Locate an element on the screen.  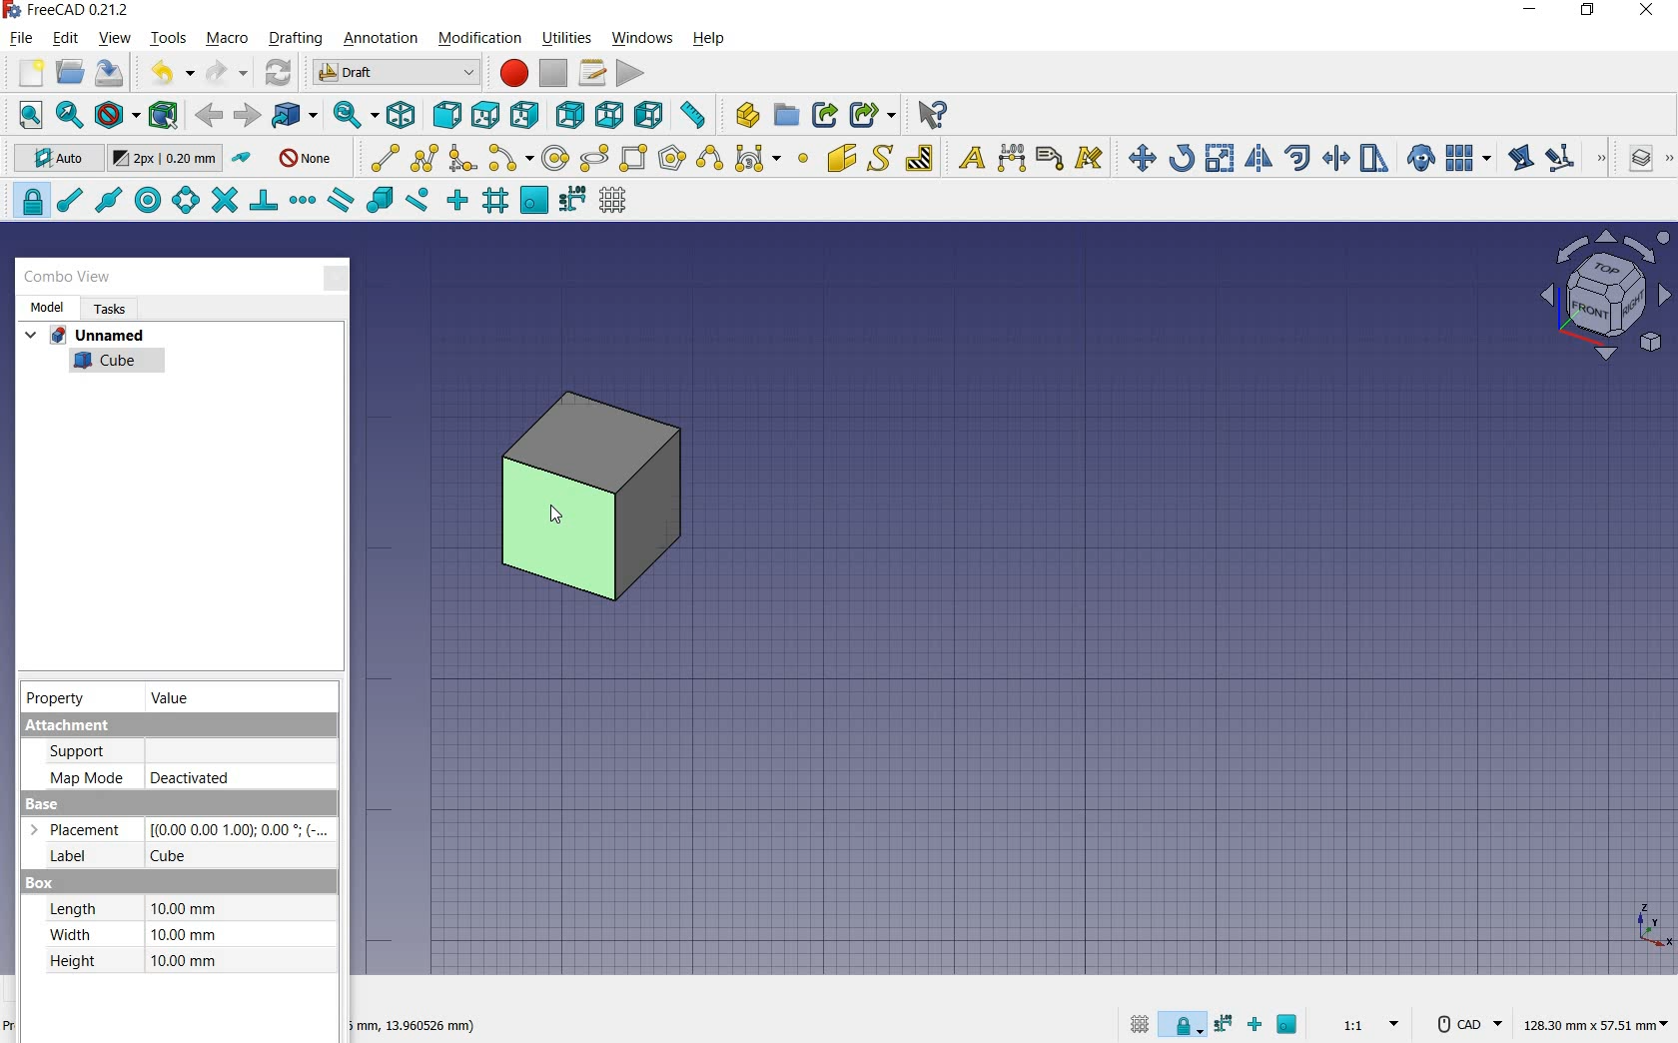
 is located at coordinates (239, 829).